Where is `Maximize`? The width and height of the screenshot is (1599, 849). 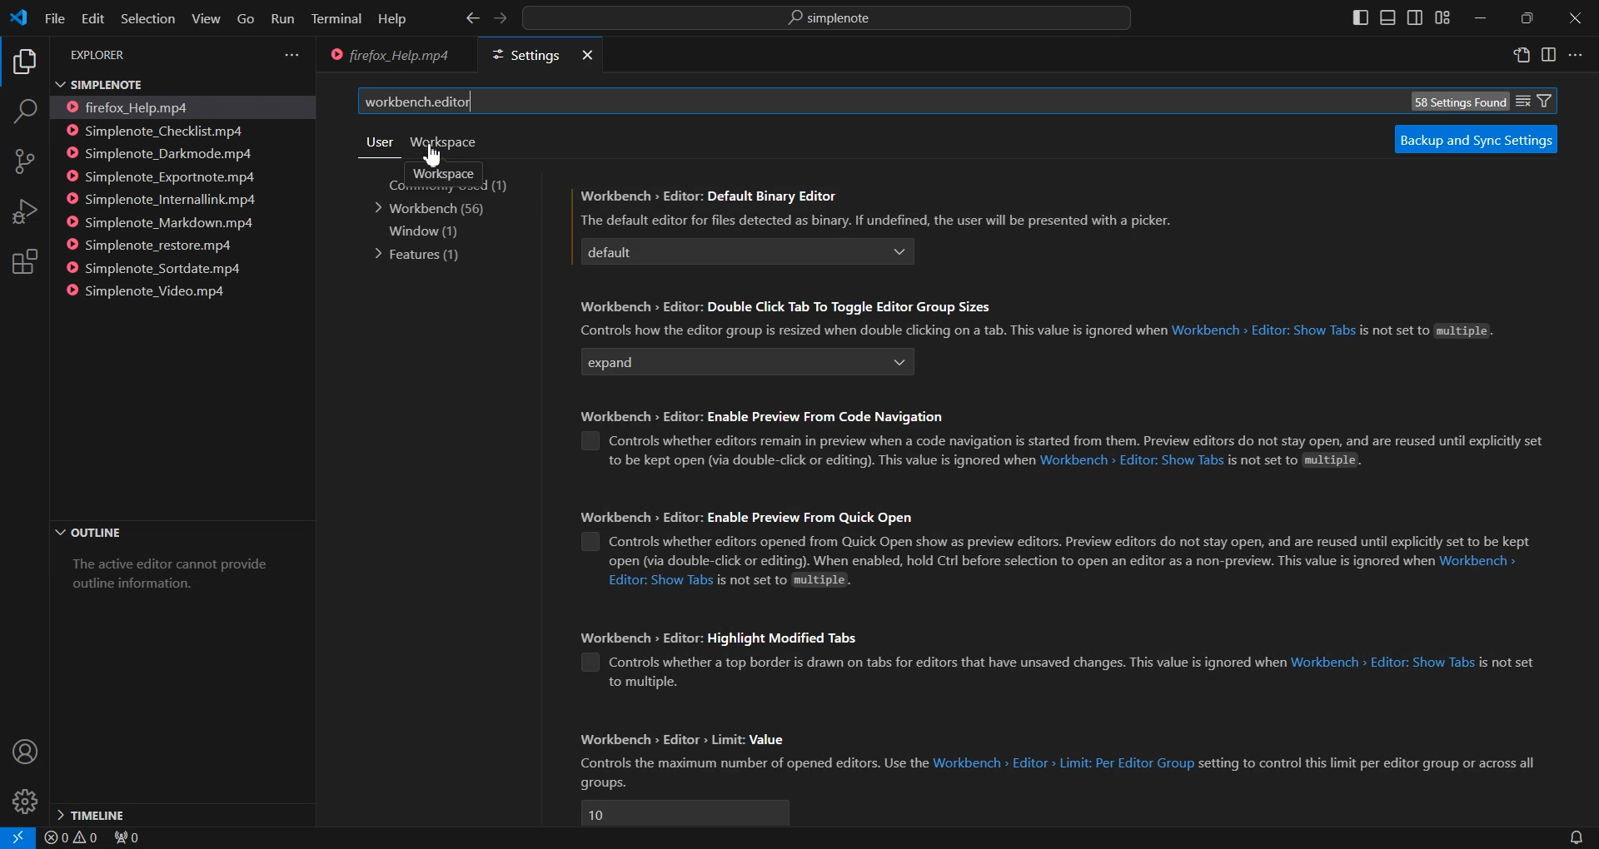
Maximize is located at coordinates (1527, 18).